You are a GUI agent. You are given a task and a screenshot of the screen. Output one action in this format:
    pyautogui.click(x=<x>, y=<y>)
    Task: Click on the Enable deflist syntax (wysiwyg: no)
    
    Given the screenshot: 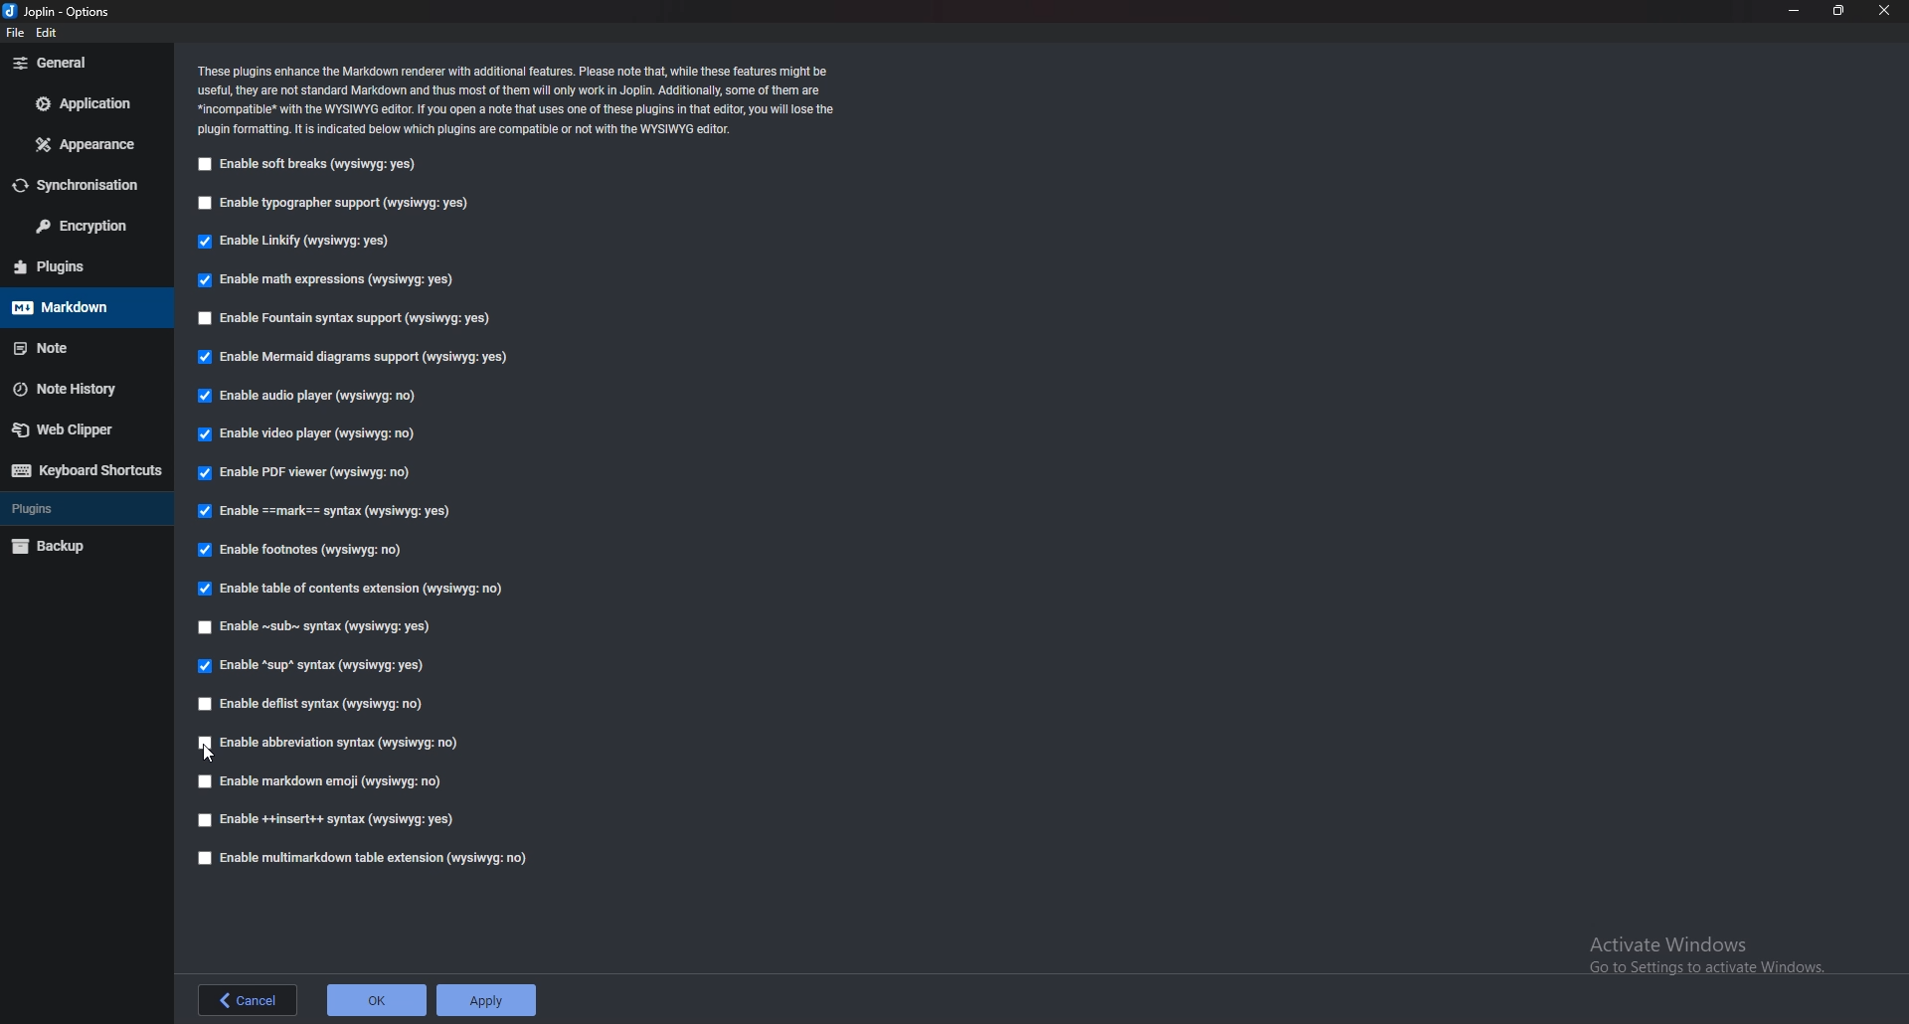 What is the action you would take?
    pyautogui.click(x=314, y=705)
    